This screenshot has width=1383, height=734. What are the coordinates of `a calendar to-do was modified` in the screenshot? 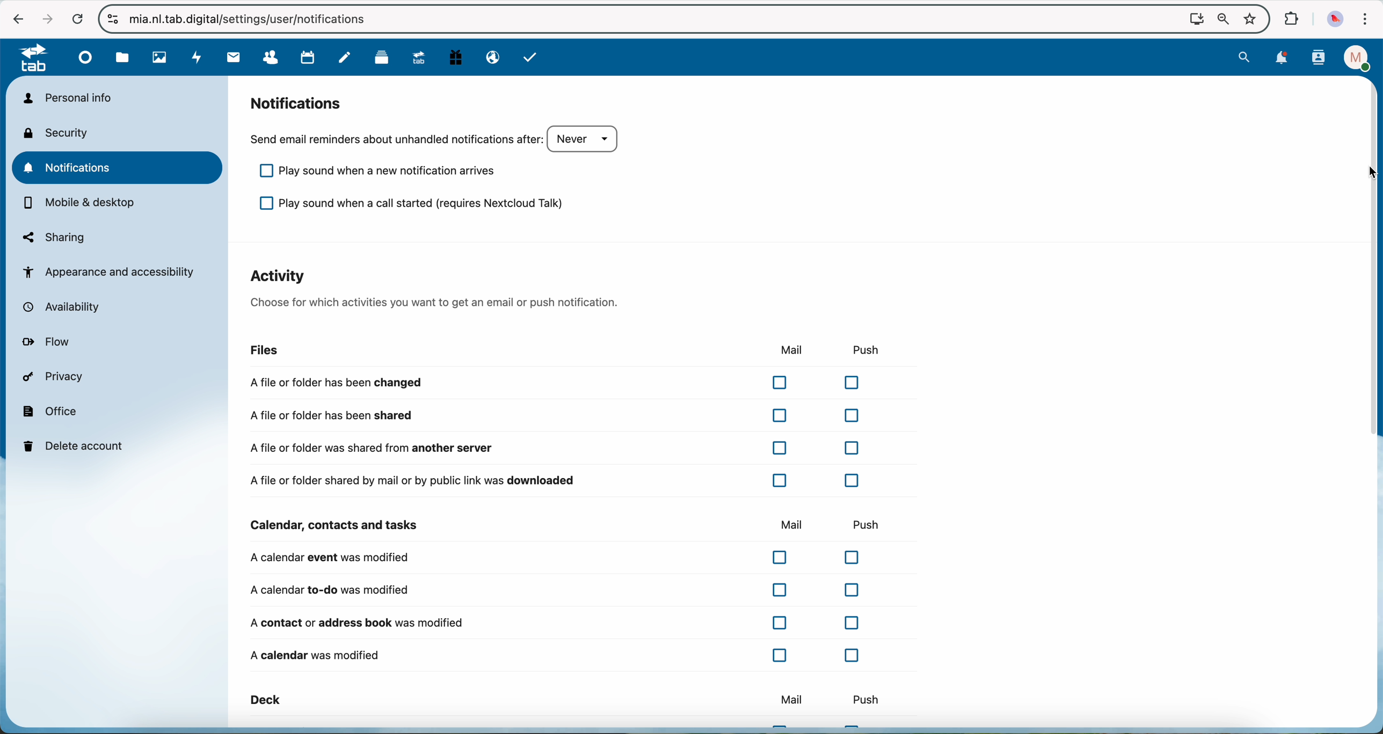 It's located at (560, 591).